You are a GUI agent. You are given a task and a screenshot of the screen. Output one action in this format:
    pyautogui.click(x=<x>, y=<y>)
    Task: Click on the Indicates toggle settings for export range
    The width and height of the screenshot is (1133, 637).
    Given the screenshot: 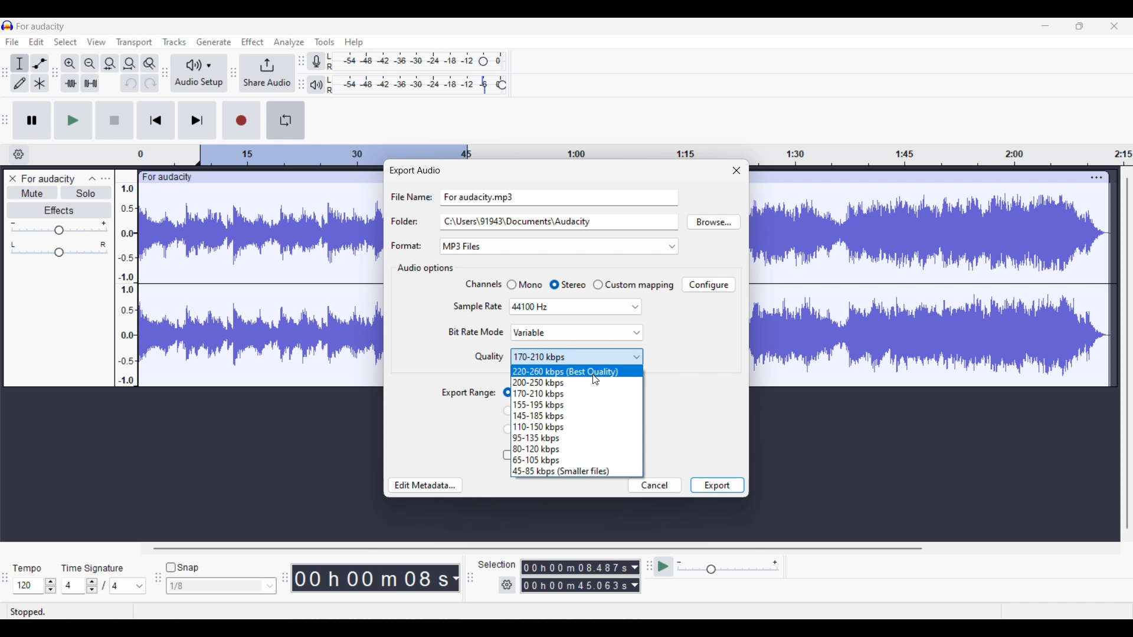 What is the action you would take?
    pyautogui.click(x=469, y=393)
    